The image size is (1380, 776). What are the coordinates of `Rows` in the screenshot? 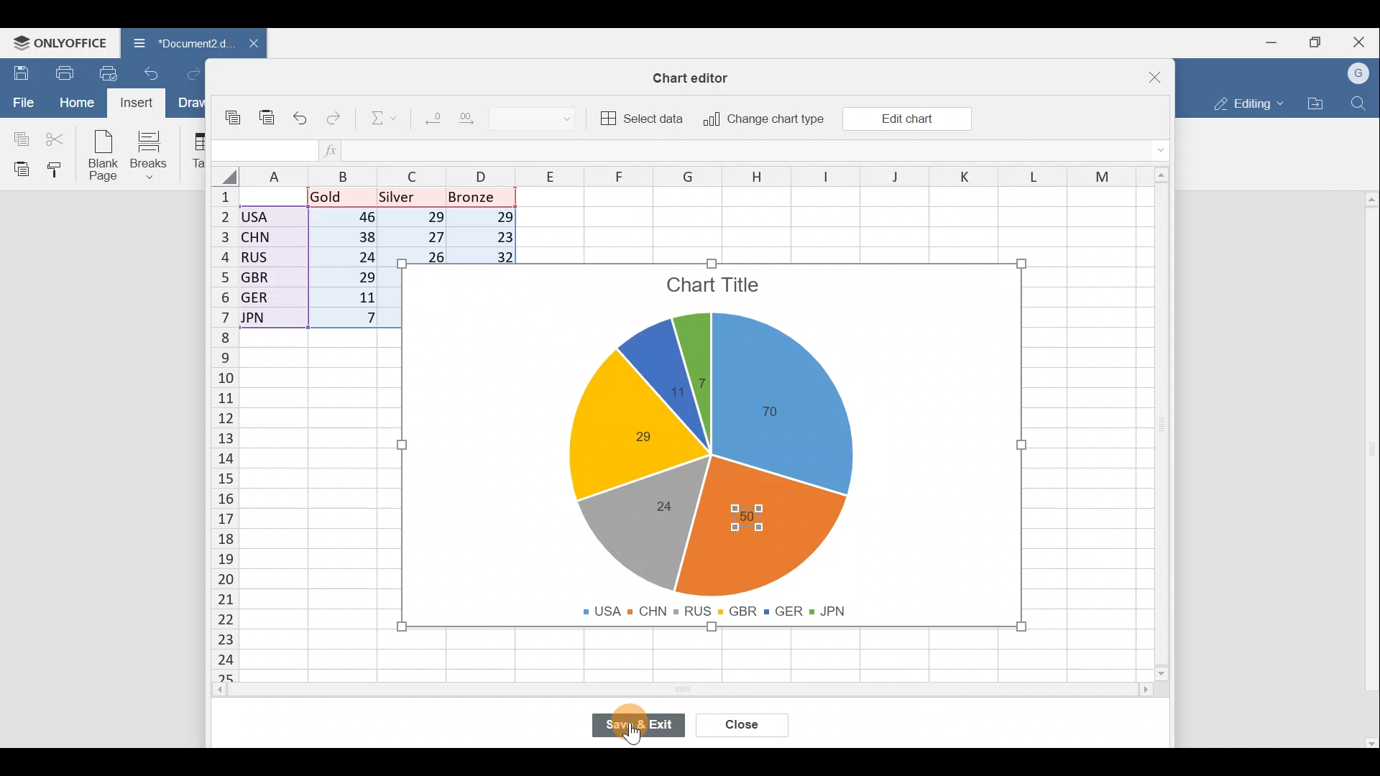 It's located at (225, 425).